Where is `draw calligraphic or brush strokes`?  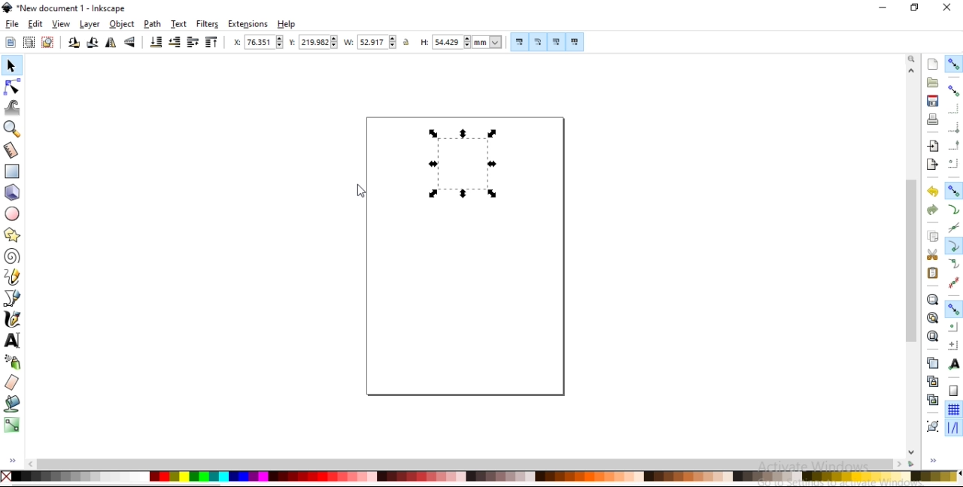 draw calligraphic or brush strokes is located at coordinates (14, 318).